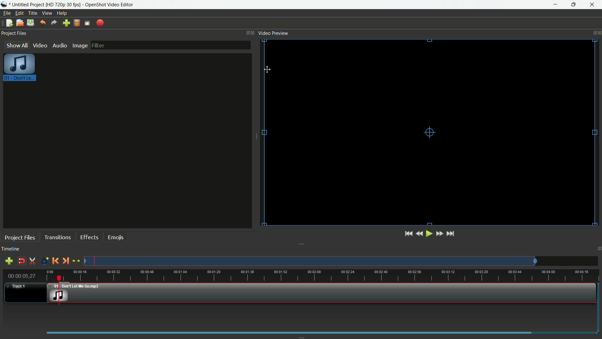  I want to click on project name, so click(29, 5).